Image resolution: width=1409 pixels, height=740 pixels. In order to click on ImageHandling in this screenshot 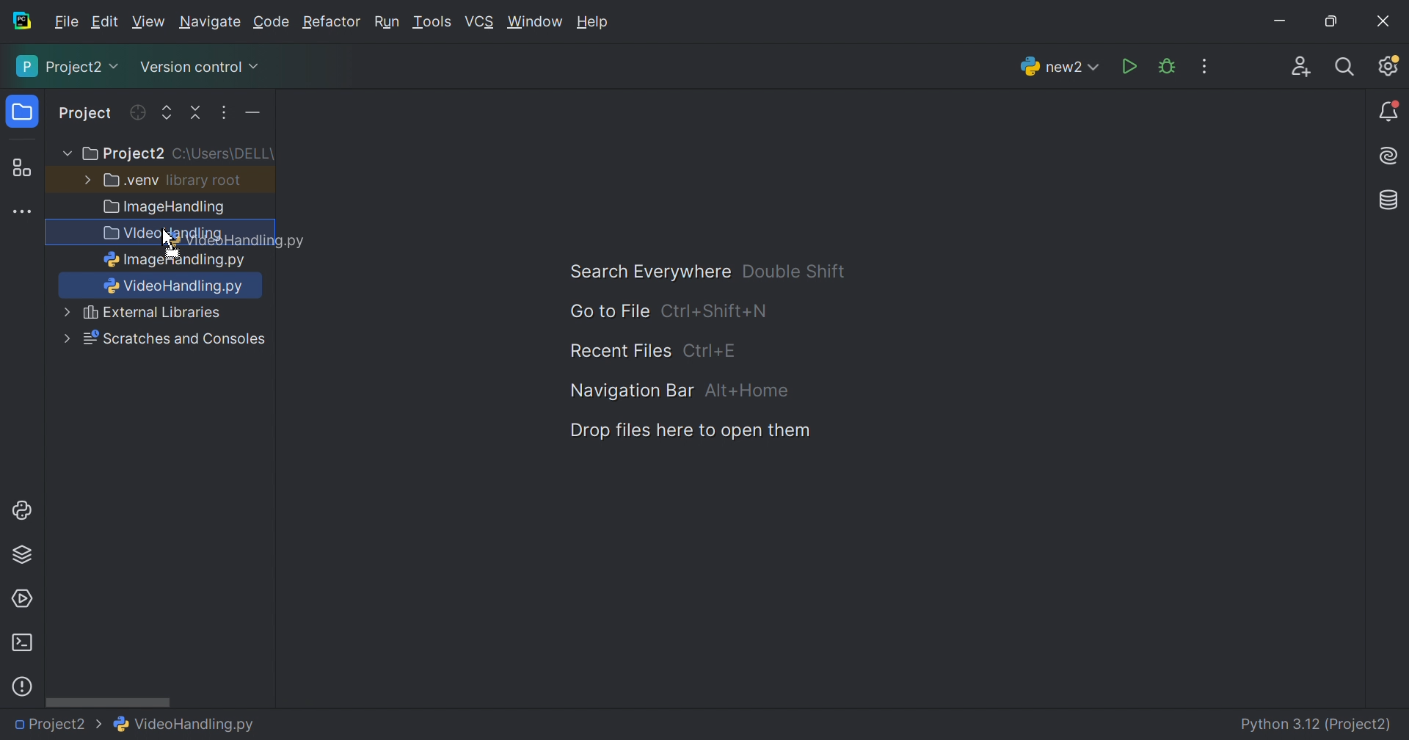, I will do `click(175, 260)`.